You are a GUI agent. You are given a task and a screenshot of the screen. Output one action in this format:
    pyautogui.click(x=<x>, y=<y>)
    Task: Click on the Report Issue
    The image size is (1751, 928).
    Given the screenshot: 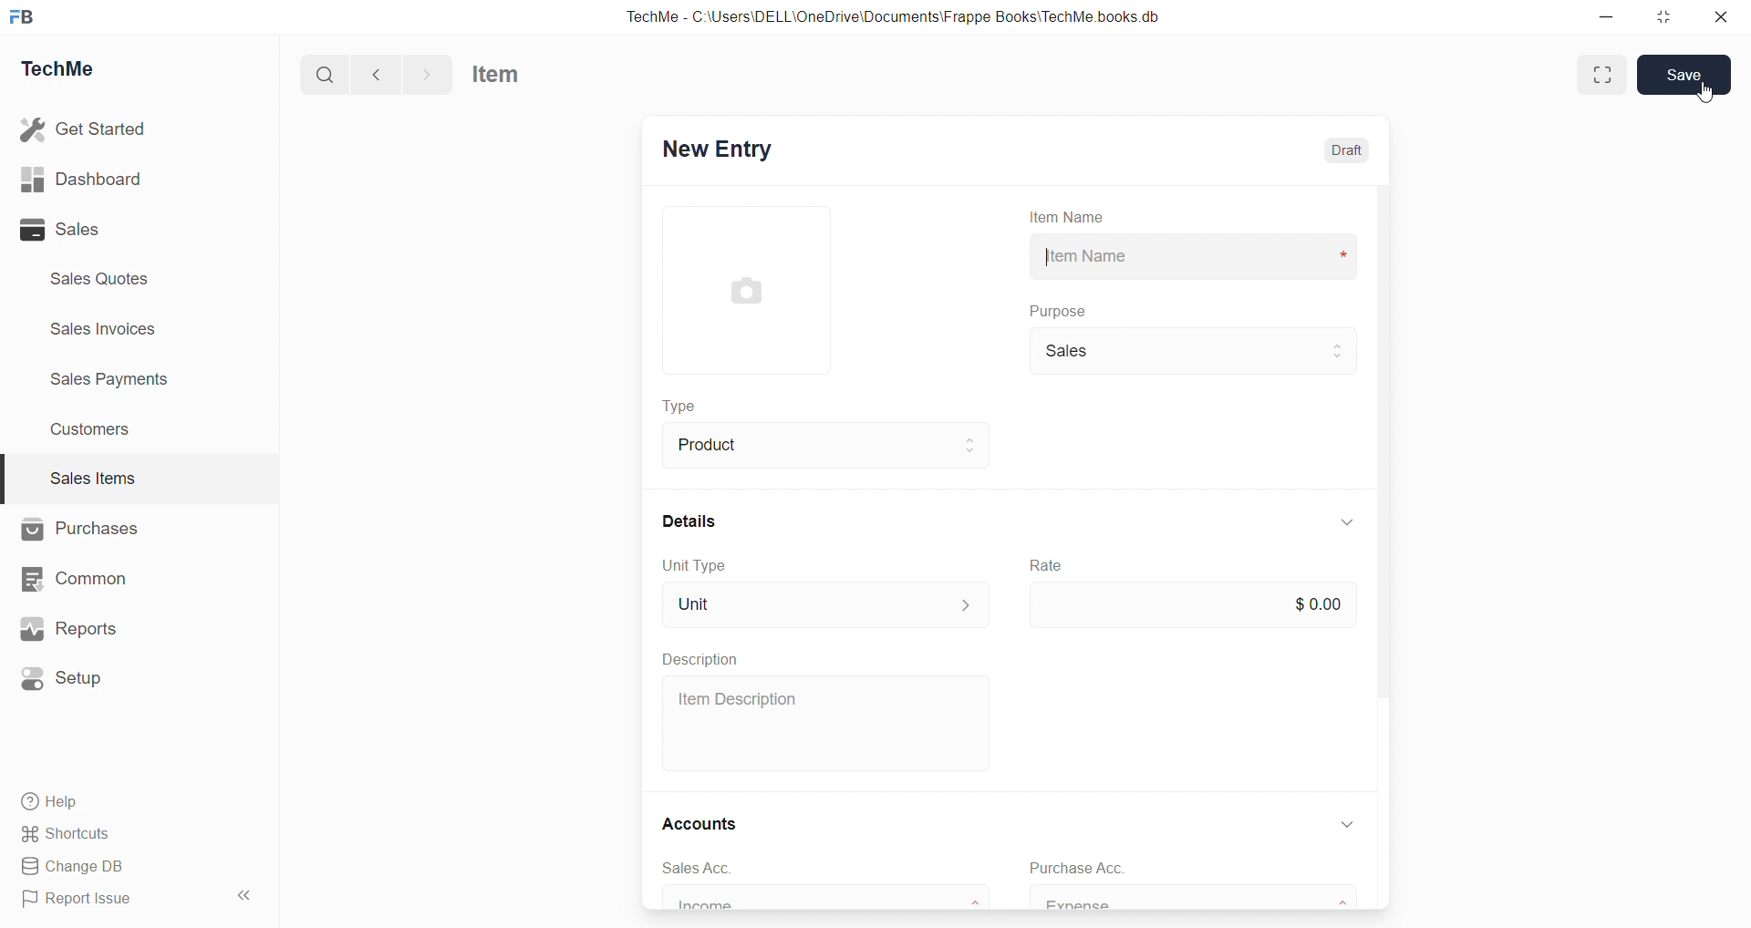 What is the action you would take?
    pyautogui.click(x=81, y=900)
    